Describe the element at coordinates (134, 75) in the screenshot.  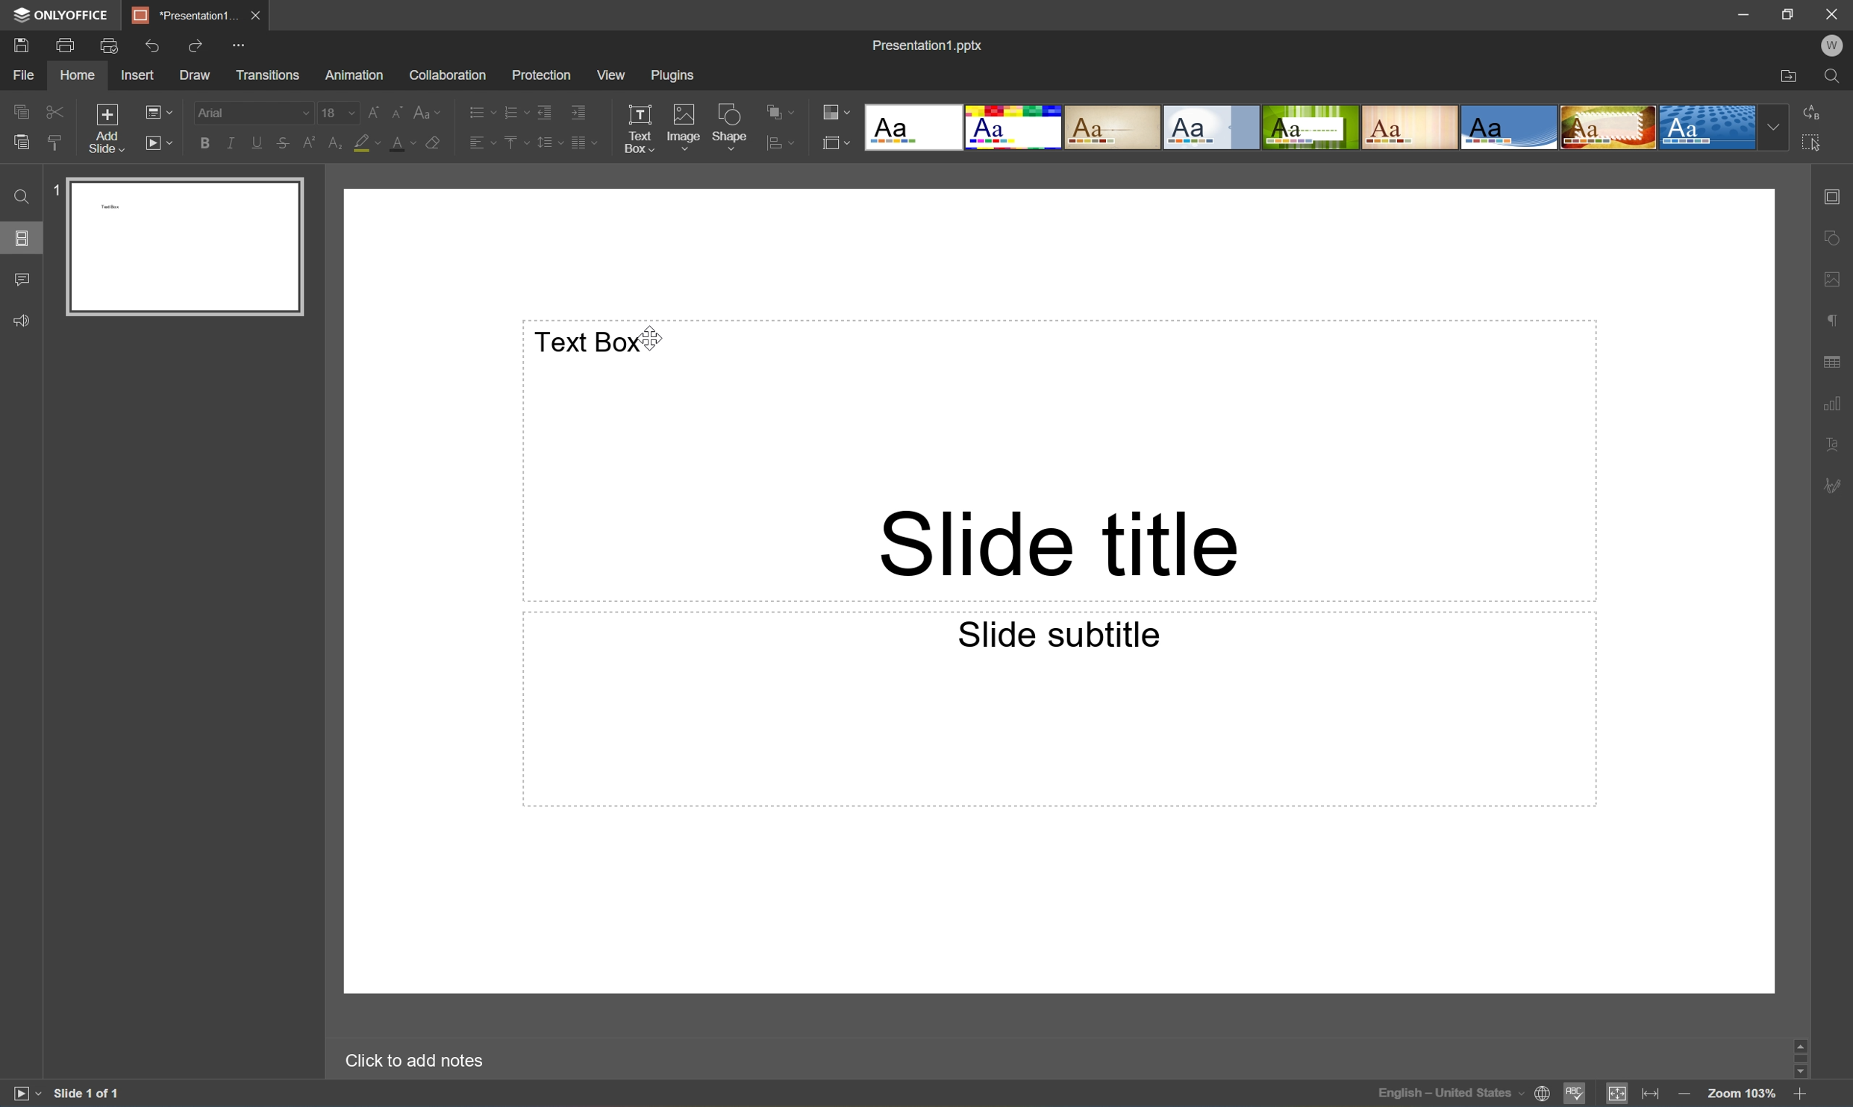
I see `Insert` at that location.